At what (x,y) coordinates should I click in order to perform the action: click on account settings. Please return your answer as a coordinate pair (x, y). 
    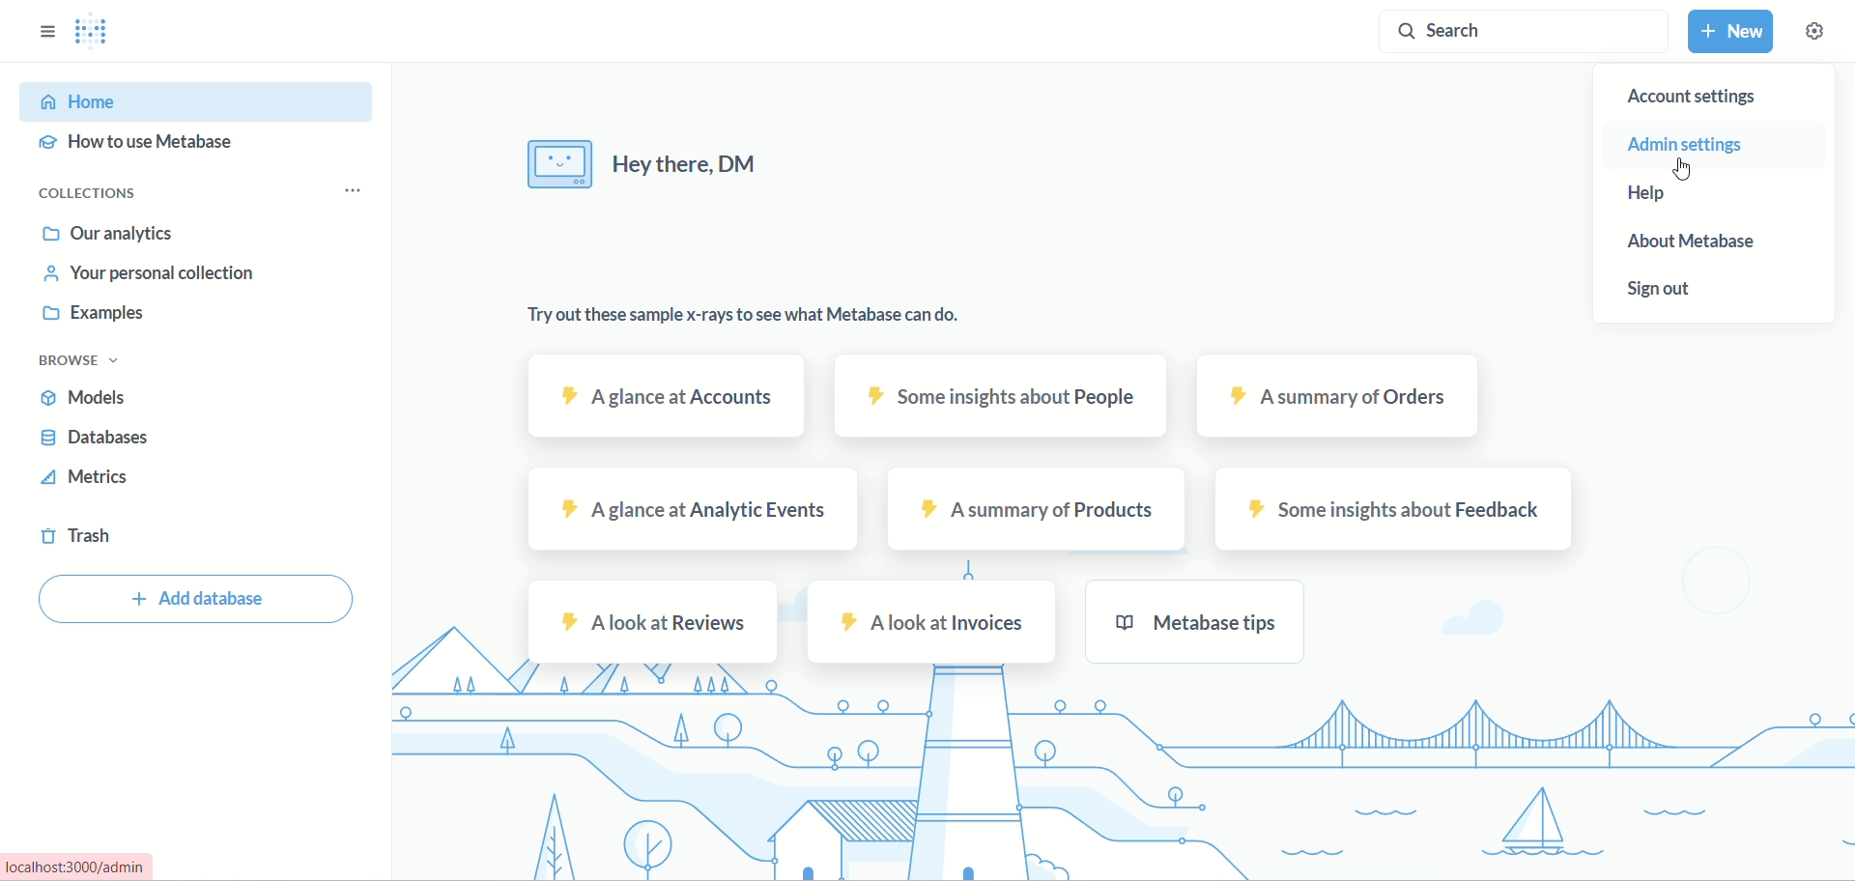
    Looking at the image, I should click on (1695, 99).